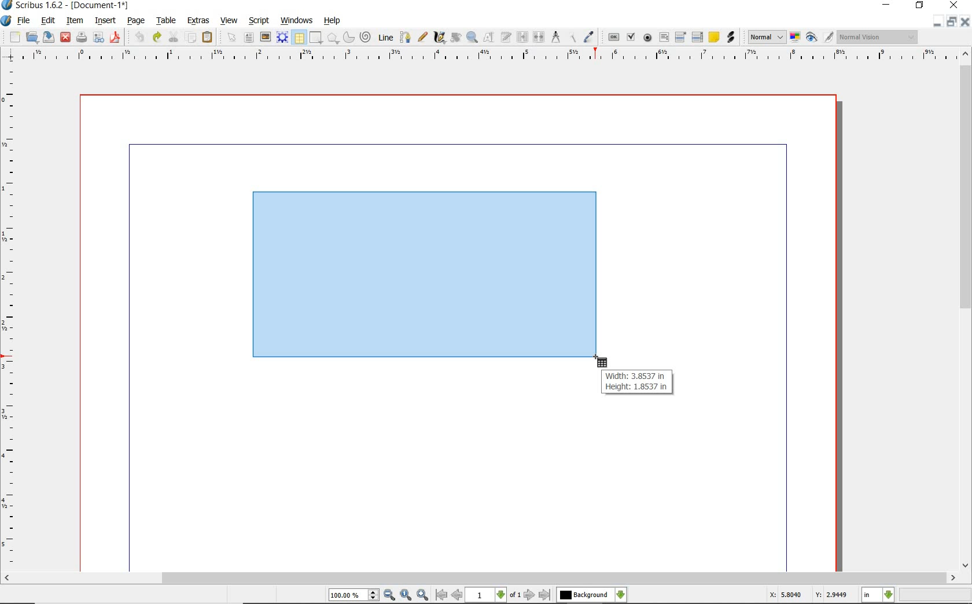 The width and height of the screenshot is (972, 604). What do you see at coordinates (198, 21) in the screenshot?
I see `extras` at bounding box center [198, 21].